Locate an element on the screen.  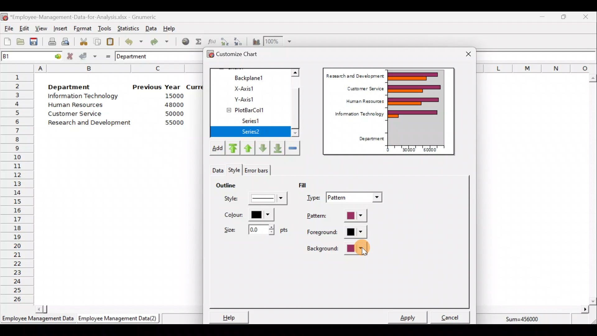
Move downward is located at coordinates (278, 147).